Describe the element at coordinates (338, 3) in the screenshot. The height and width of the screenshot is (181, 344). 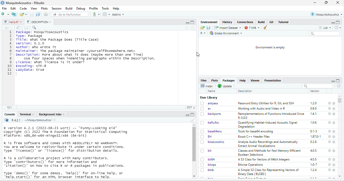
I see `close` at that location.